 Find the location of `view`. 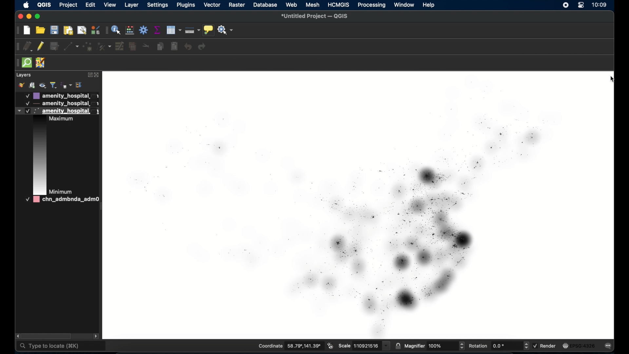

view is located at coordinates (110, 5).